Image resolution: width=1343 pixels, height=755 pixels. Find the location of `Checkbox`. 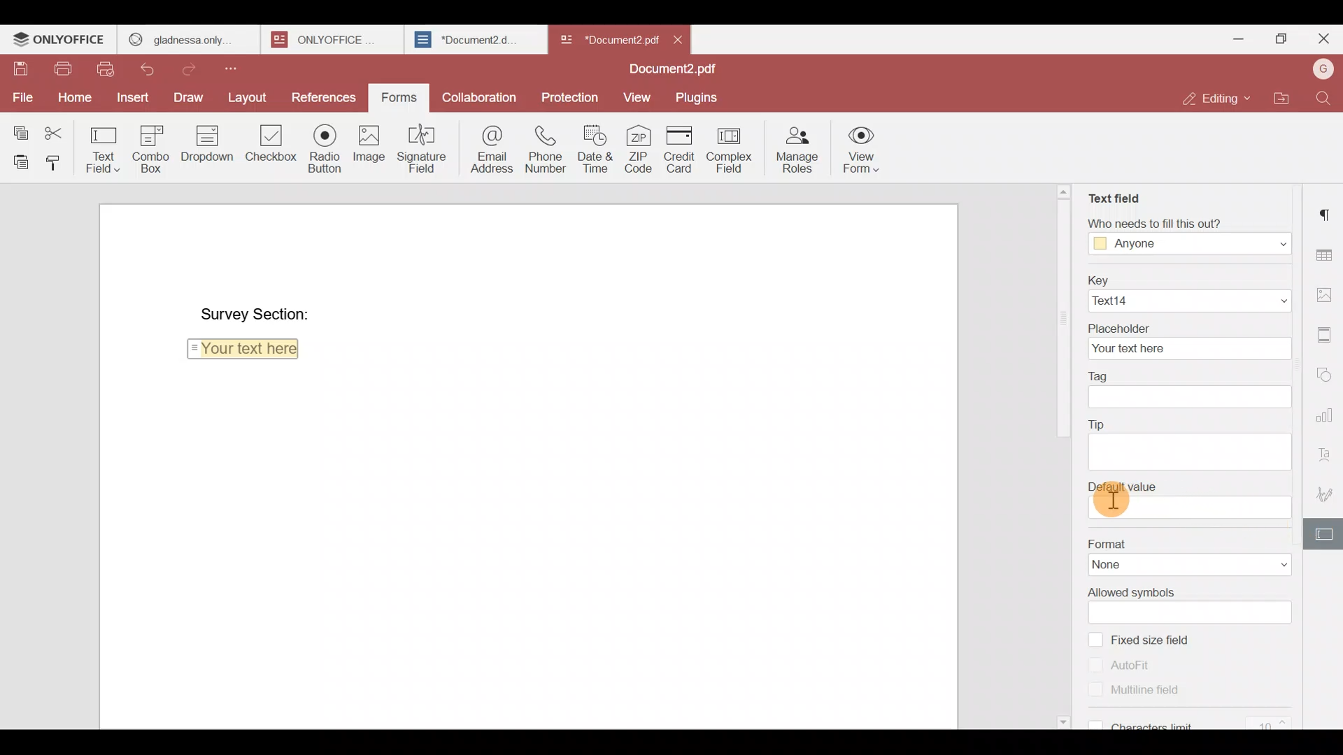

Checkbox is located at coordinates (268, 147).